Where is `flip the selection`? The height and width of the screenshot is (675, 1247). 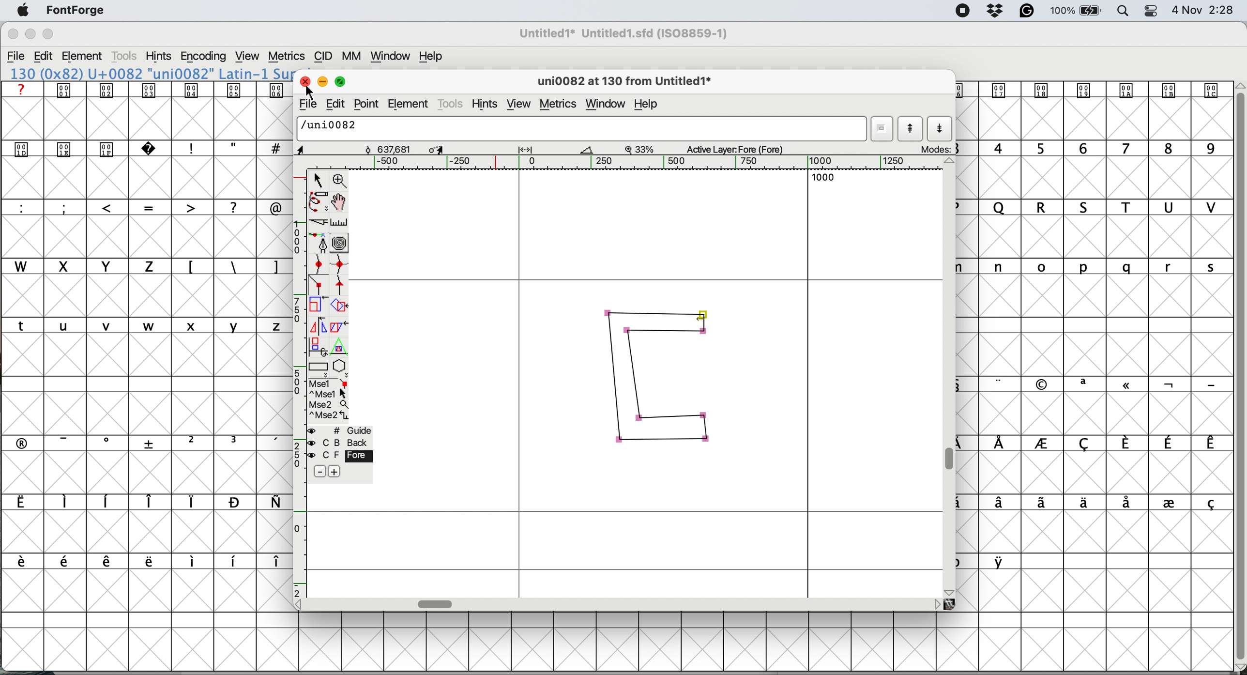
flip the selection is located at coordinates (317, 326).